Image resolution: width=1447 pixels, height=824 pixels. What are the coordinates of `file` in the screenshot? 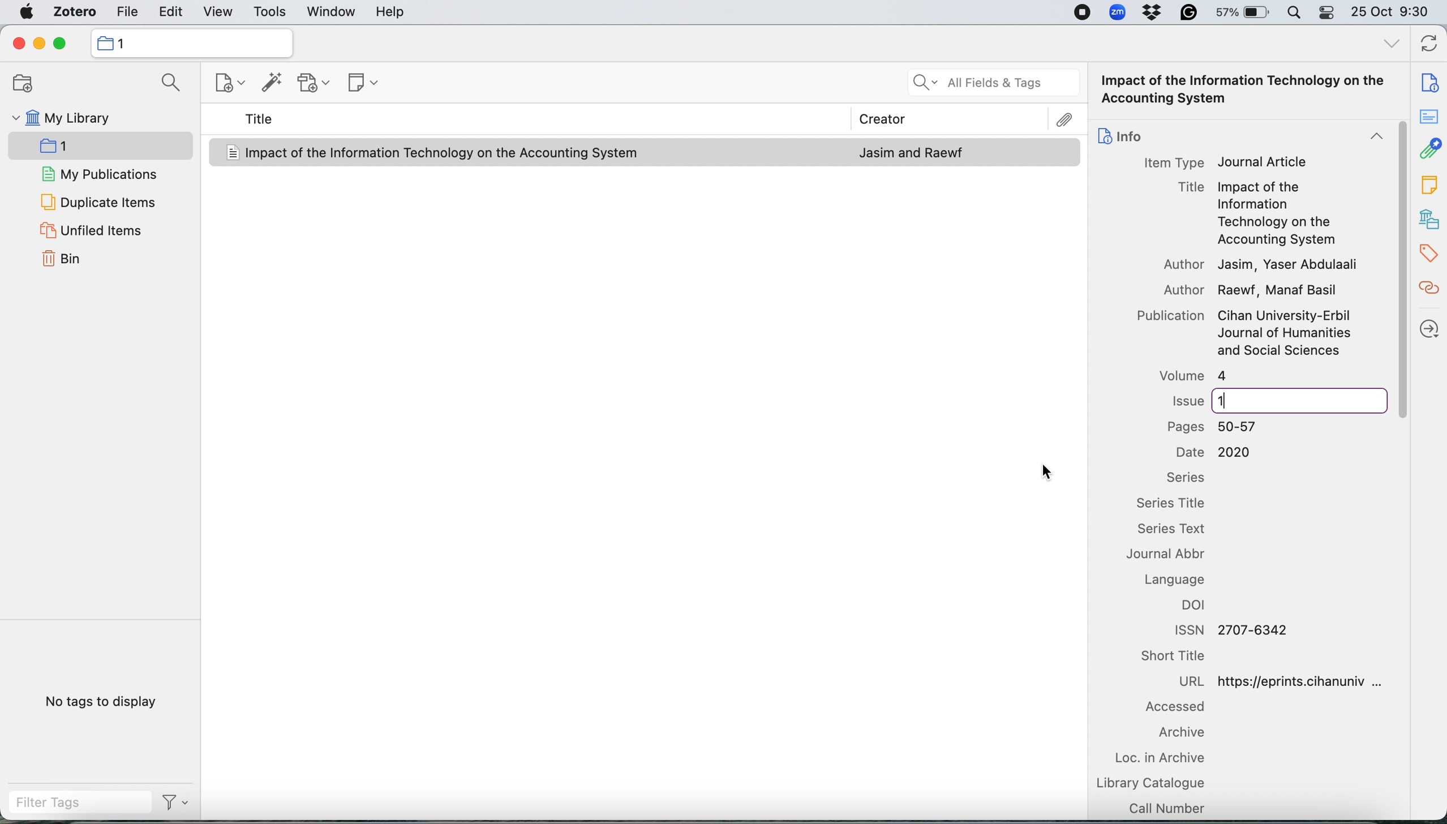 It's located at (126, 11).